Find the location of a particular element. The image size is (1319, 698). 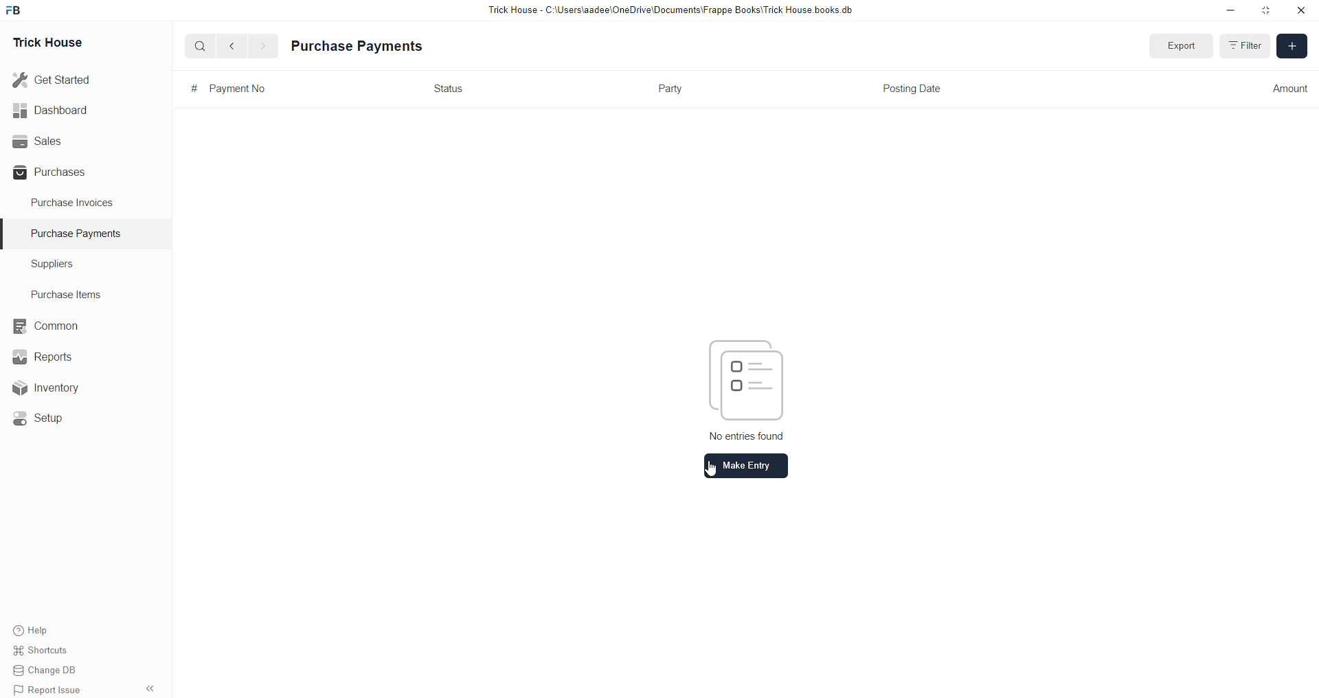

minimise window is located at coordinates (1265, 12).